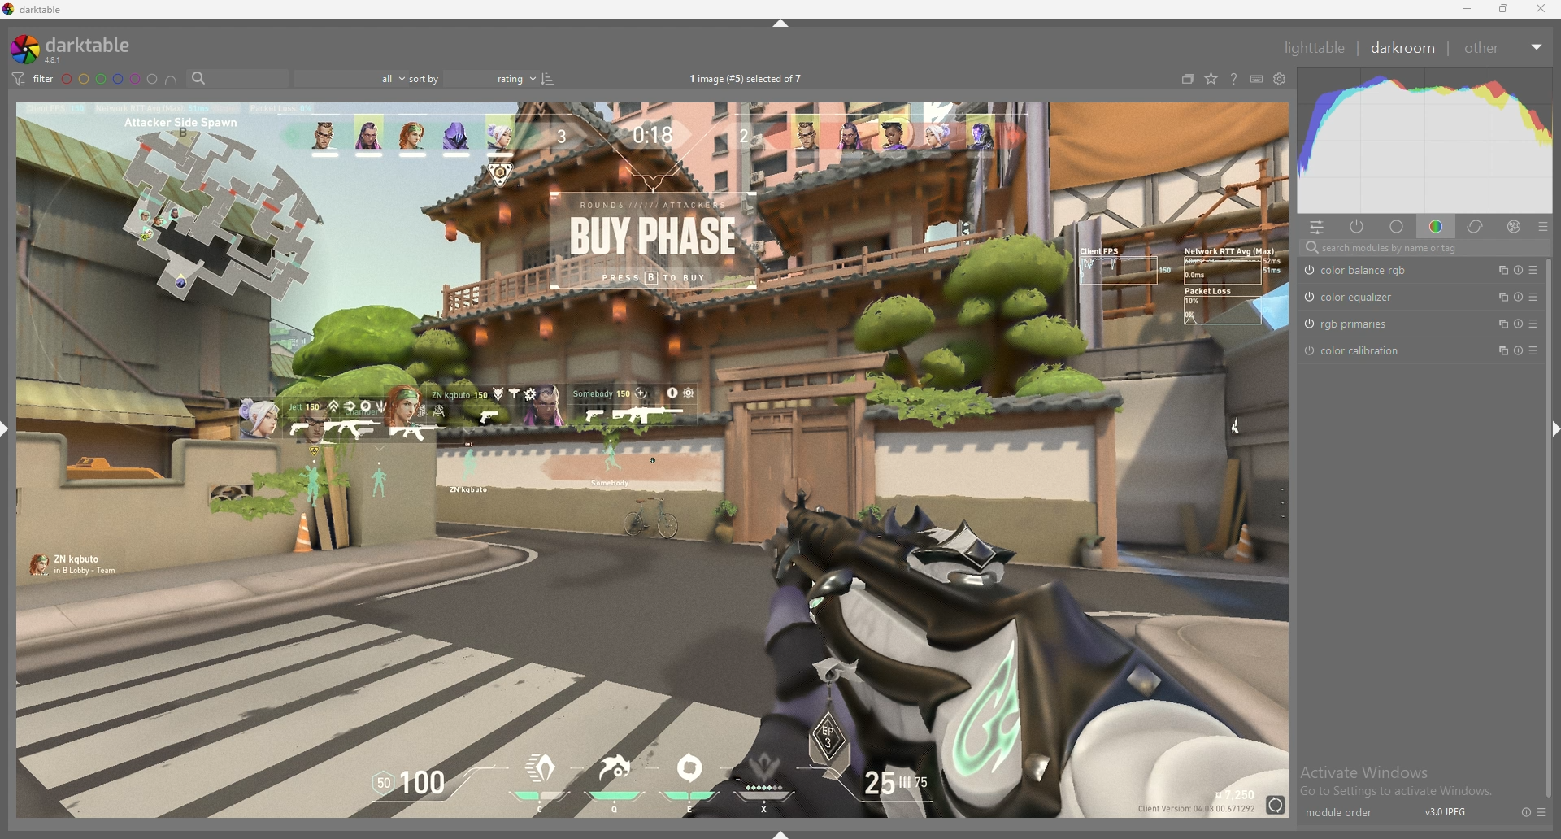  What do you see at coordinates (1314, 47) in the screenshot?
I see `lighttable` at bounding box center [1314, 47].